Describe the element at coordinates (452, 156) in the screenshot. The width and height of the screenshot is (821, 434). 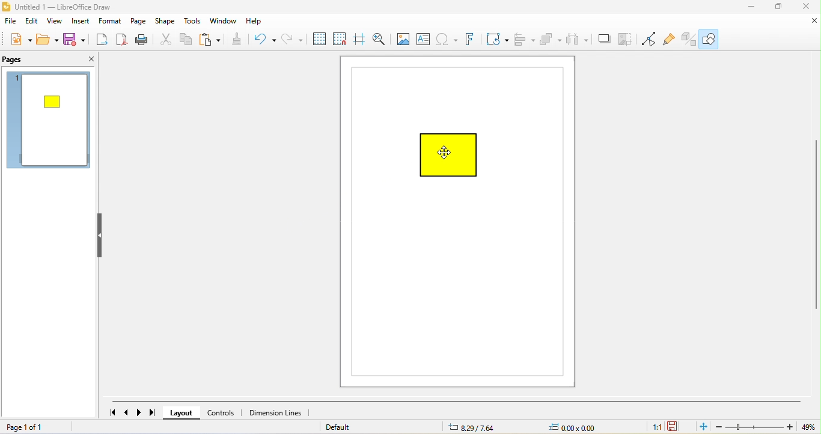
I see `shape` at that location.